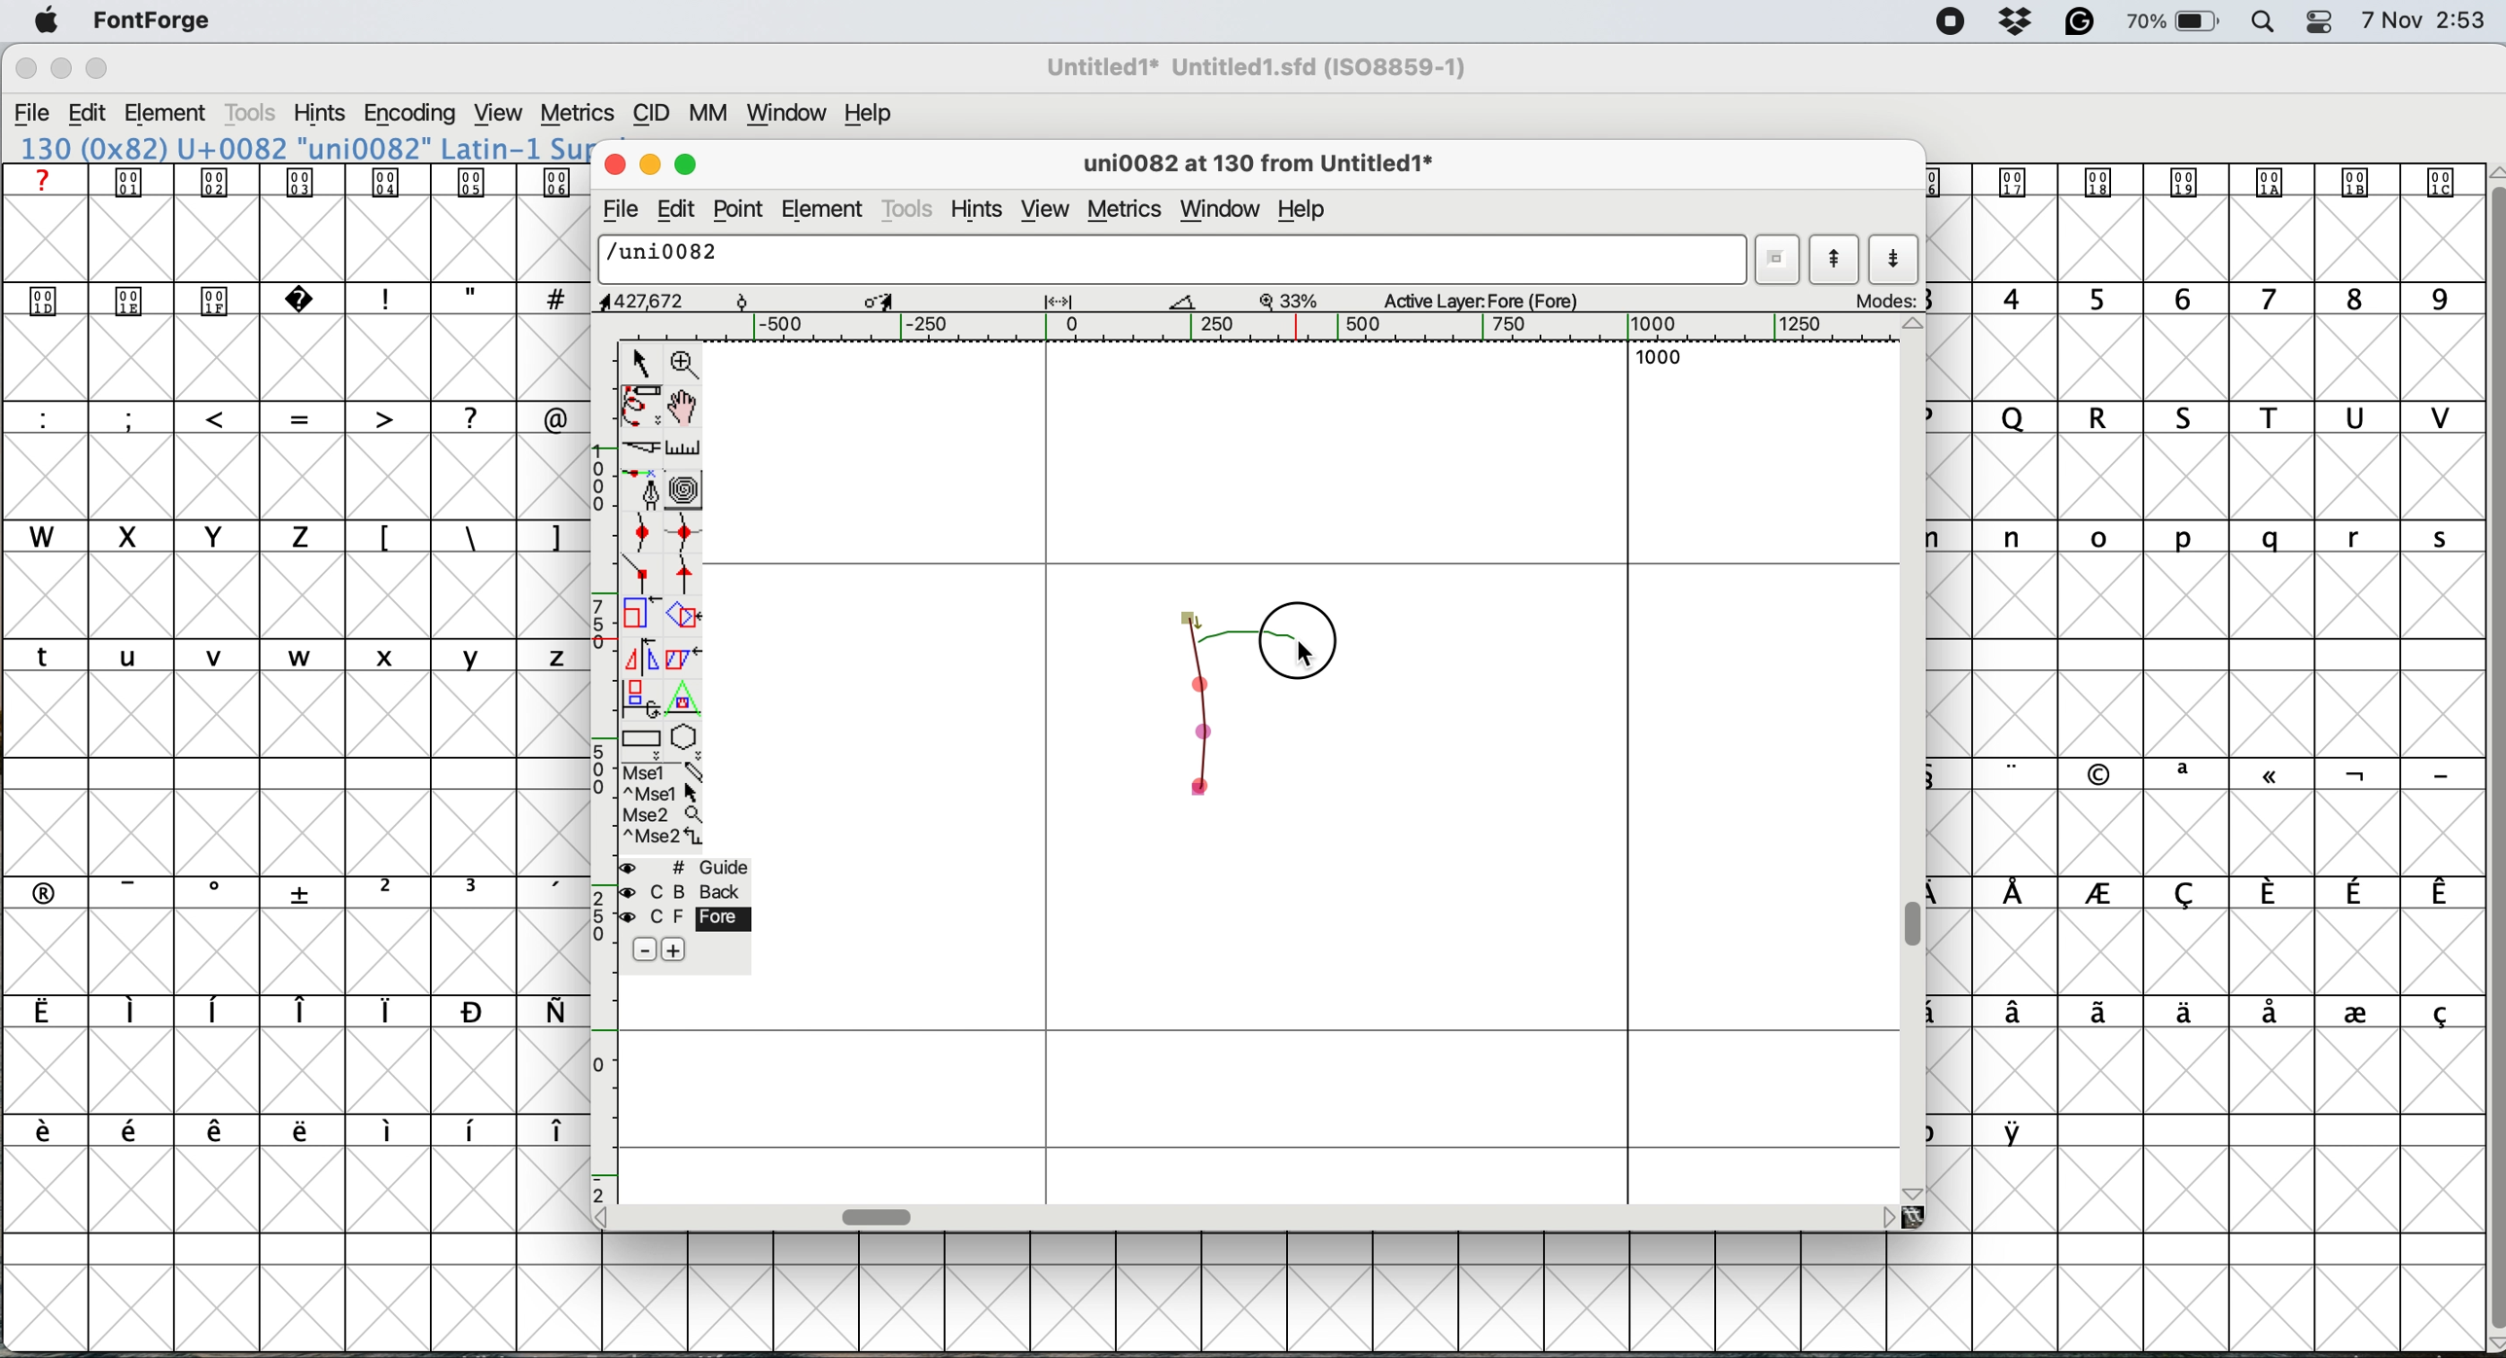 Image resolution: width=2506 pixels, height=1358 pixels. I want to click on vertical scroll bar, so click(1918, 923).